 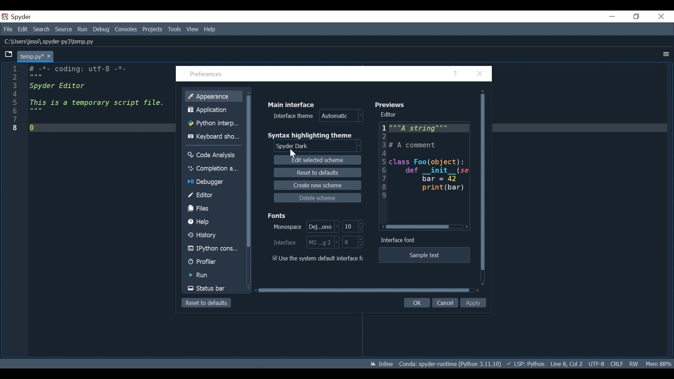 I want to click on Preferences, so click(x=205, y=74).